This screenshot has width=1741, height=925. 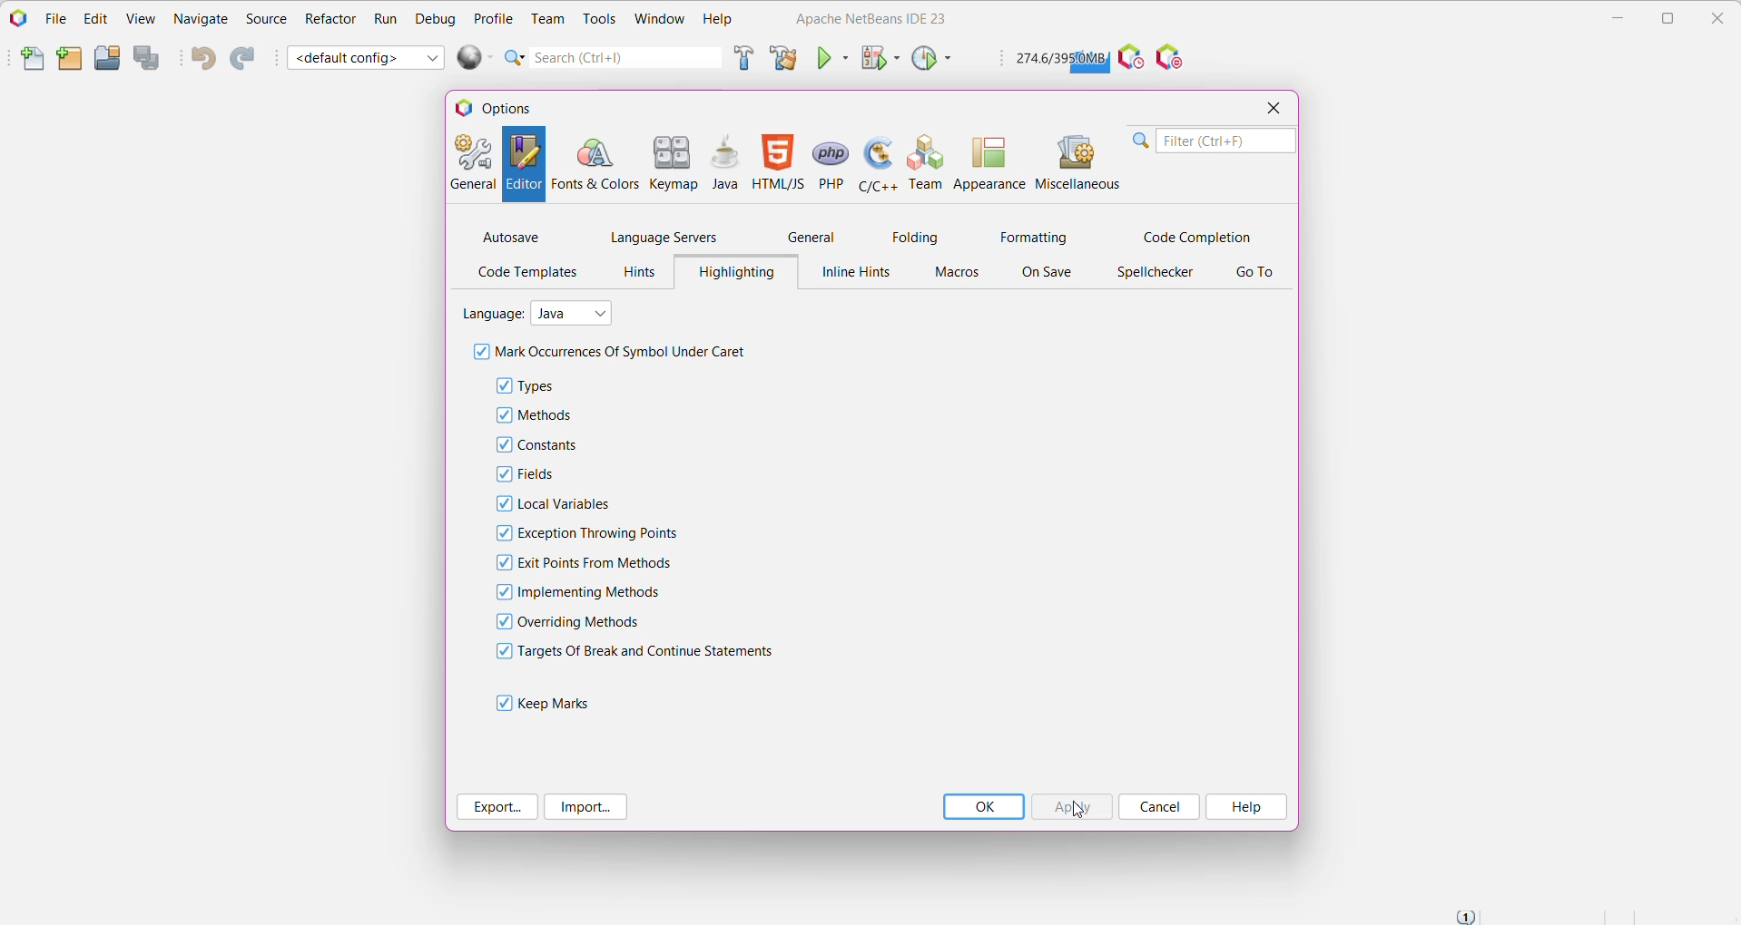 I want to click on On Save, so click(x=1051, y=274).